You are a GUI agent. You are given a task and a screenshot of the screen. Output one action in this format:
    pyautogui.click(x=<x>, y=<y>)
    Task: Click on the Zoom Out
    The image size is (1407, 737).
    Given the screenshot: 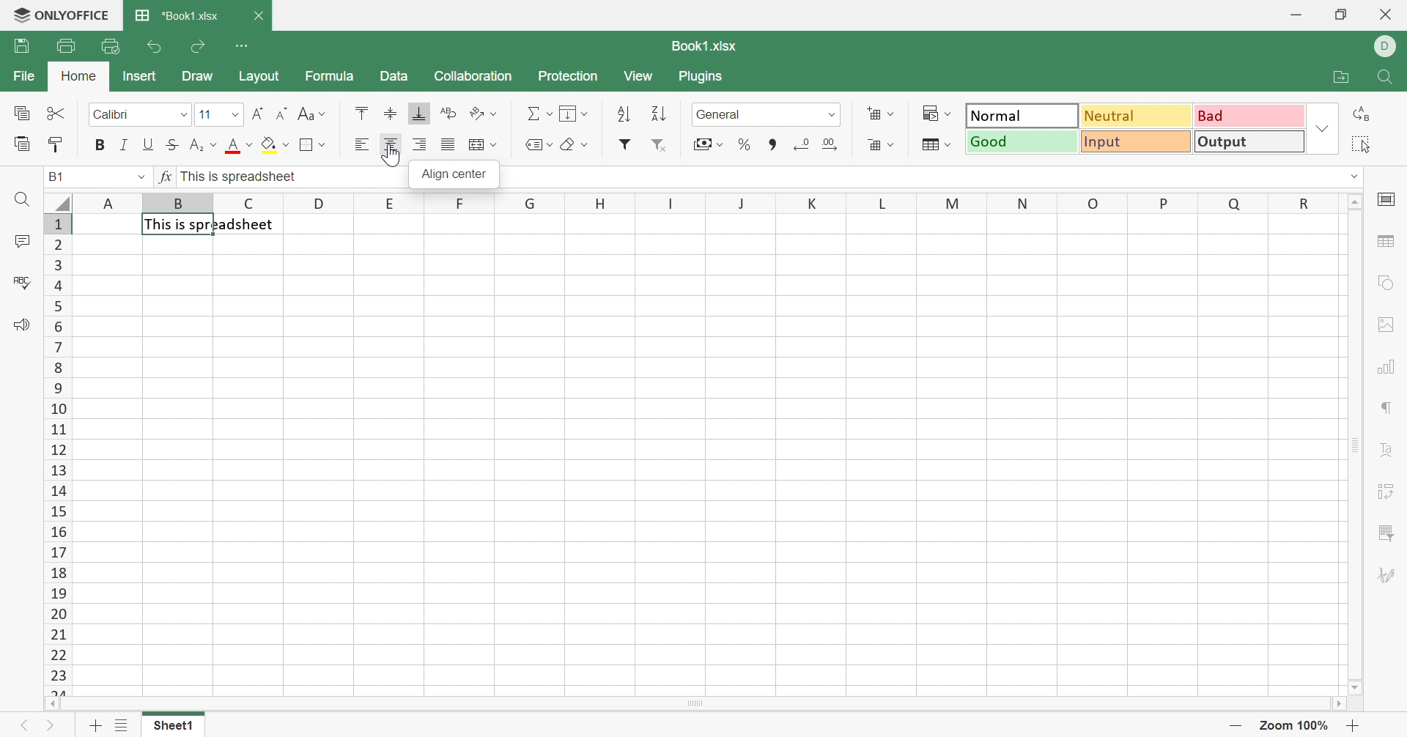 What is the action you would take?
    pyautogui.click(x=1236, y=724)
    